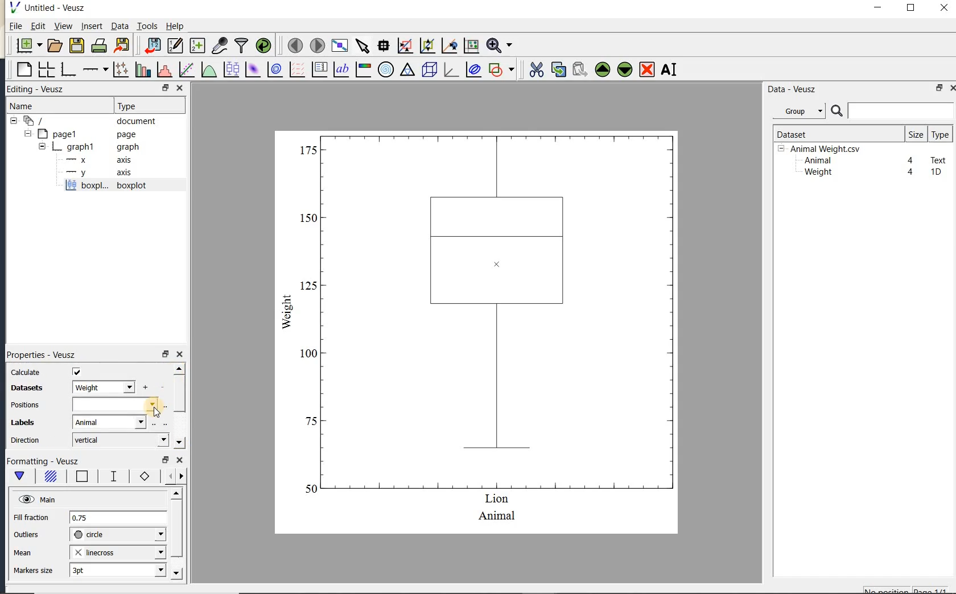 Image resolution: width=956 pixels, height=594 pixels. What do you see at coordinates (208, 71) in the screenshot?
I see `plot a function` at bounding box center [208, 71].